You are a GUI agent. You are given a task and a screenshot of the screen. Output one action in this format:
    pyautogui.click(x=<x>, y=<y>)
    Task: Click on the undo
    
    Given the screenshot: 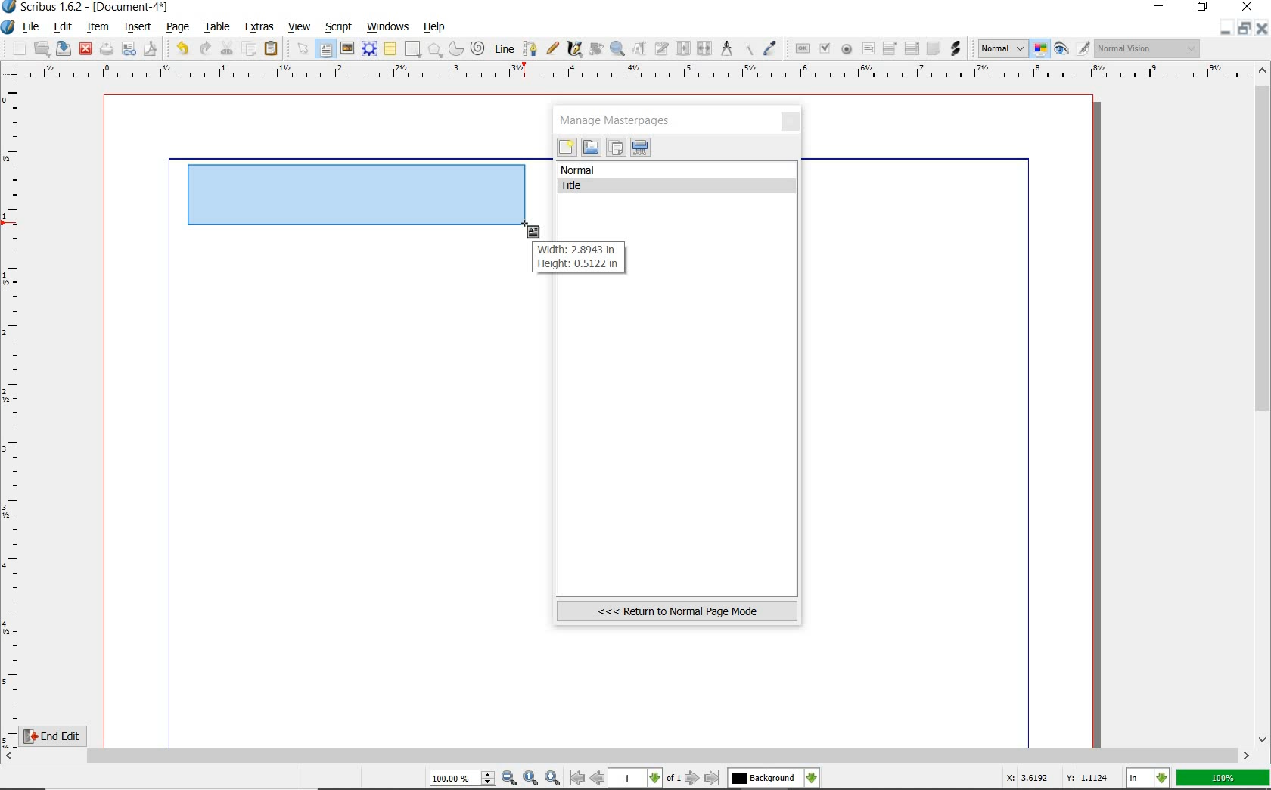 What is the action you would take?
    pyautogui.click(x=179, y=47)
    